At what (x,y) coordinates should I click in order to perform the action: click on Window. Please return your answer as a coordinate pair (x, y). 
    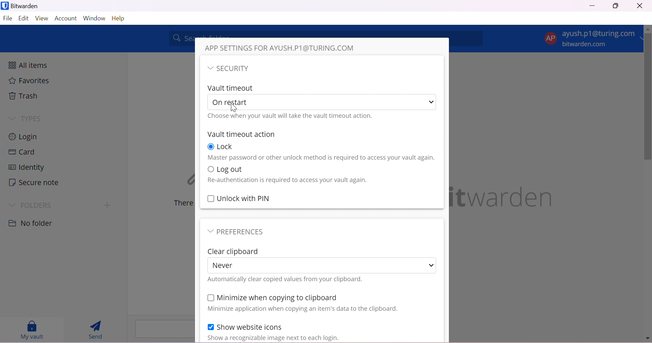
    Looking at the image, I should click on (94, 18).